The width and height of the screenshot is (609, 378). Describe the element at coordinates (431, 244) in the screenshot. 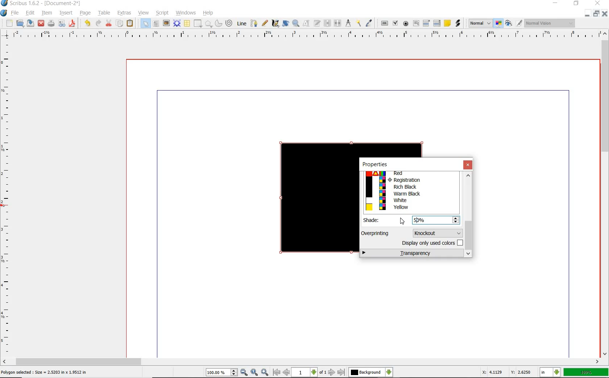

I see `display only used colors` at that location.